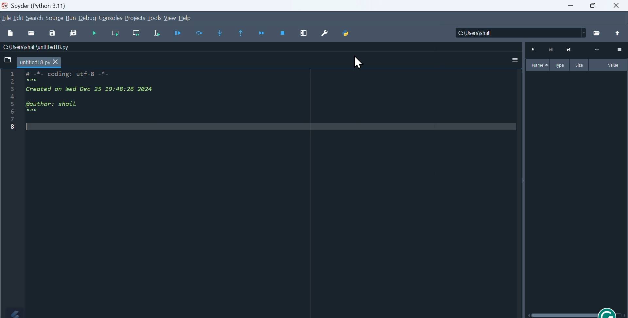 The height and width of the screenshot is (318, 628). What do you see at coordinates (117, 33) in the screenshot?
I see `Run current cell` at bounding box center [117, 33].